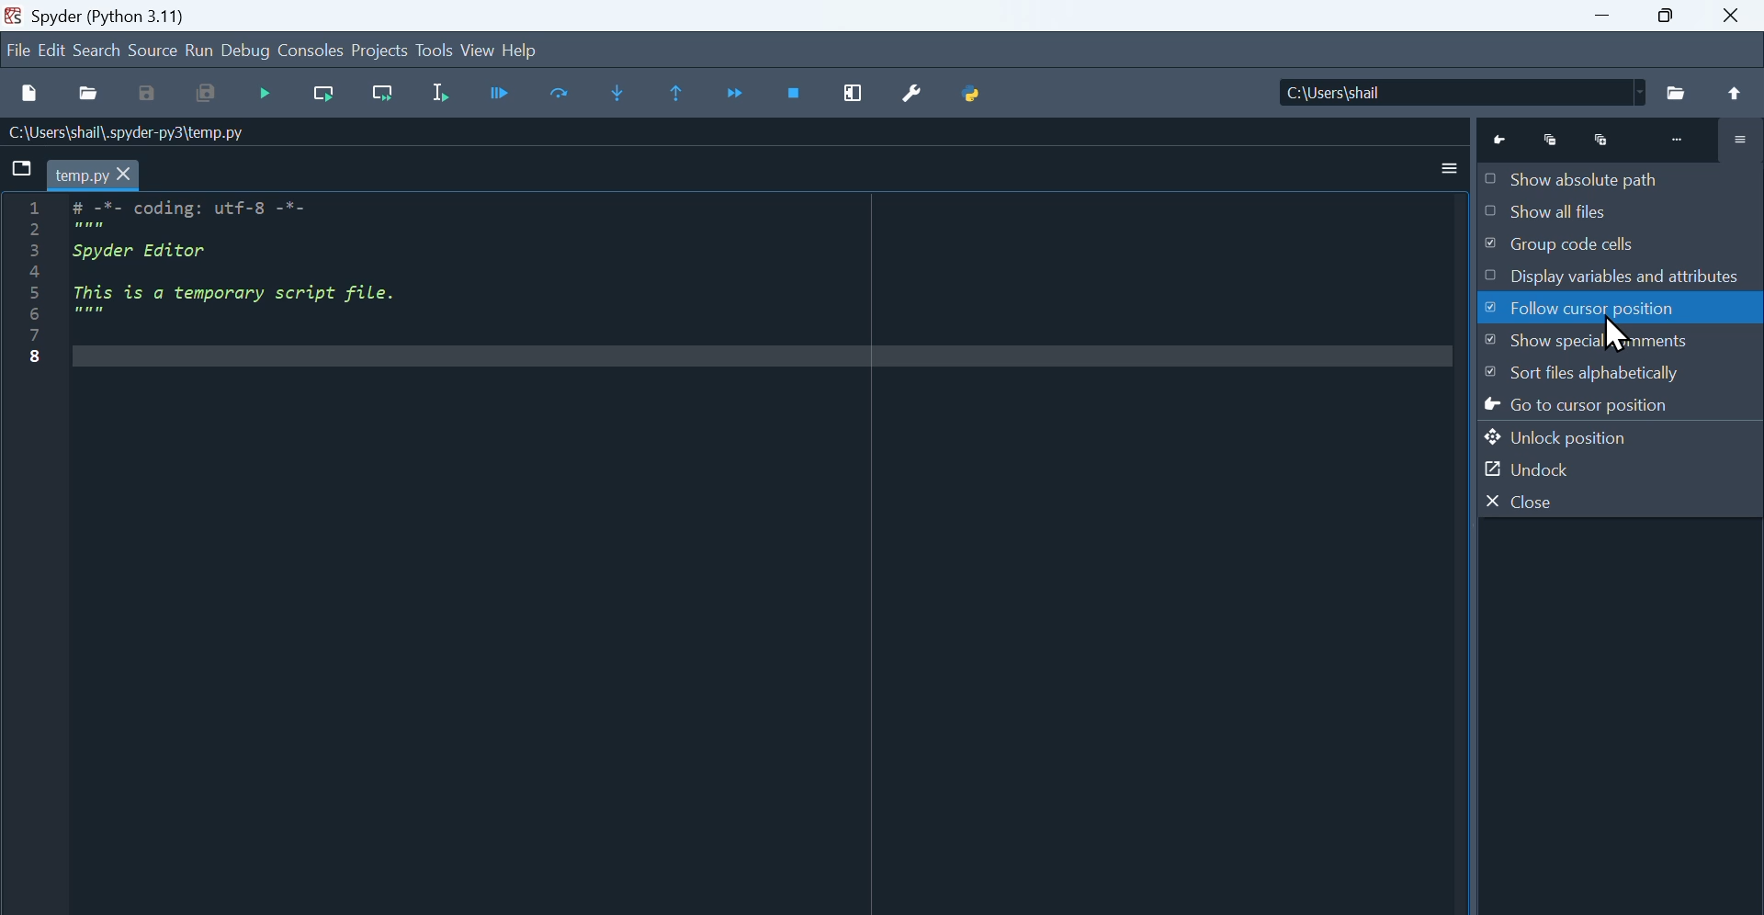 The image size is (1764, 915). What do you see at coordinates (969, 96) in the screenshot?
I see `python path manager` at bounding box center [969, 96].